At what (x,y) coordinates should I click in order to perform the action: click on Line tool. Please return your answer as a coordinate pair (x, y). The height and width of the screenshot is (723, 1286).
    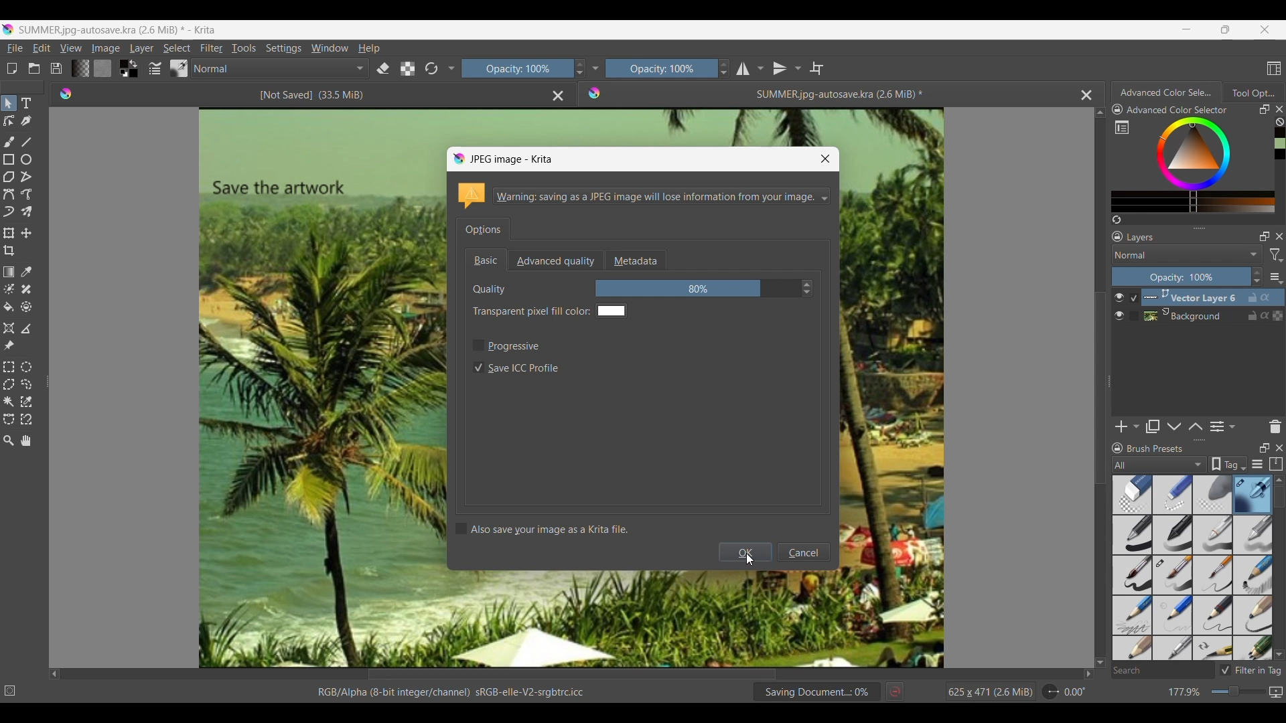
    Looking at the image, I should click on (26, 142).